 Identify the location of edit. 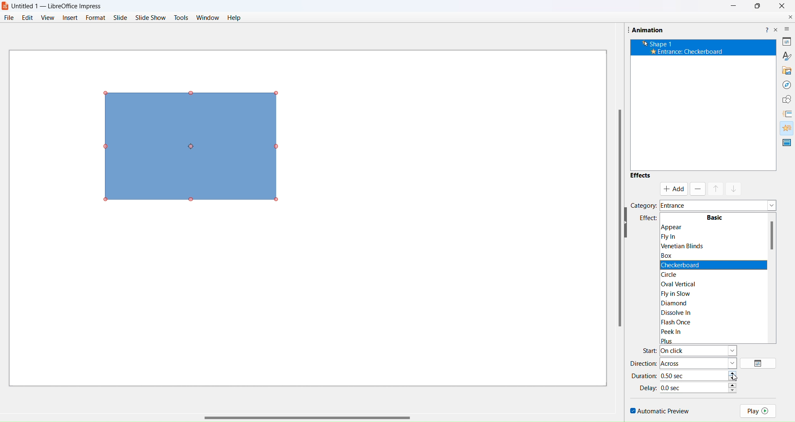
(28, 17).